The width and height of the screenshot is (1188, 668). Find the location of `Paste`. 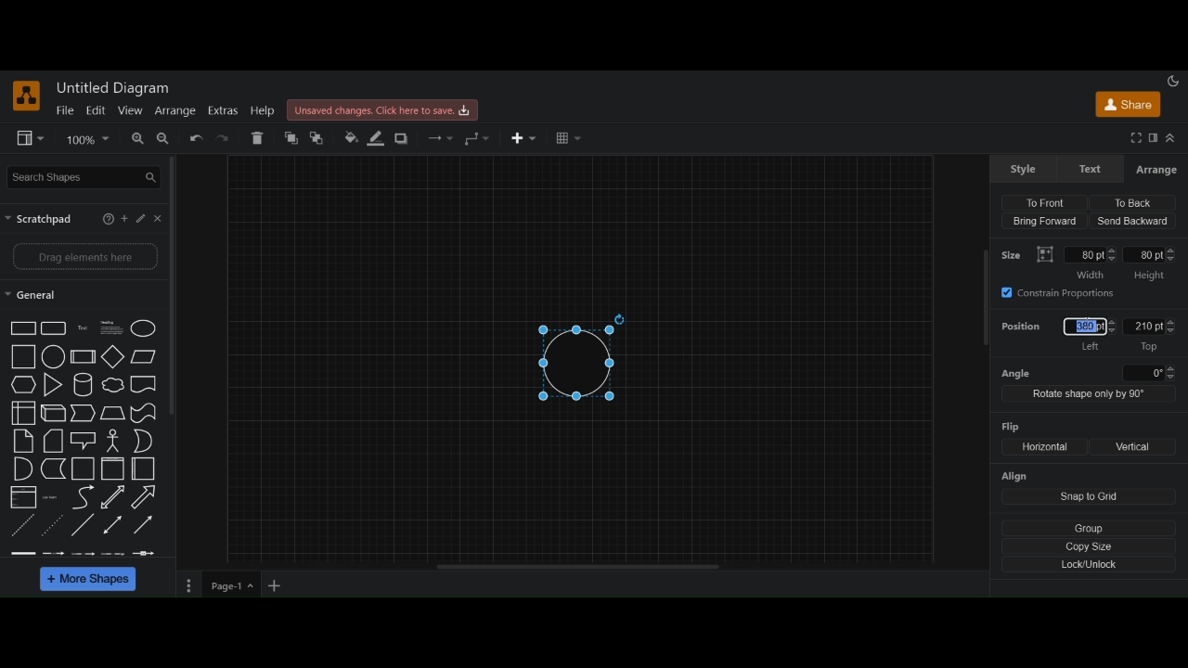

Paste is located at coordinates (54, 441).